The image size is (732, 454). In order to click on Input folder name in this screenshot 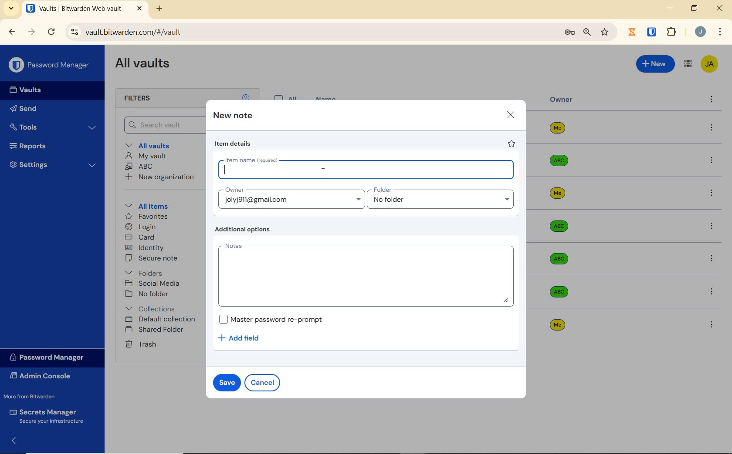, I will do `click(442, 198)`.